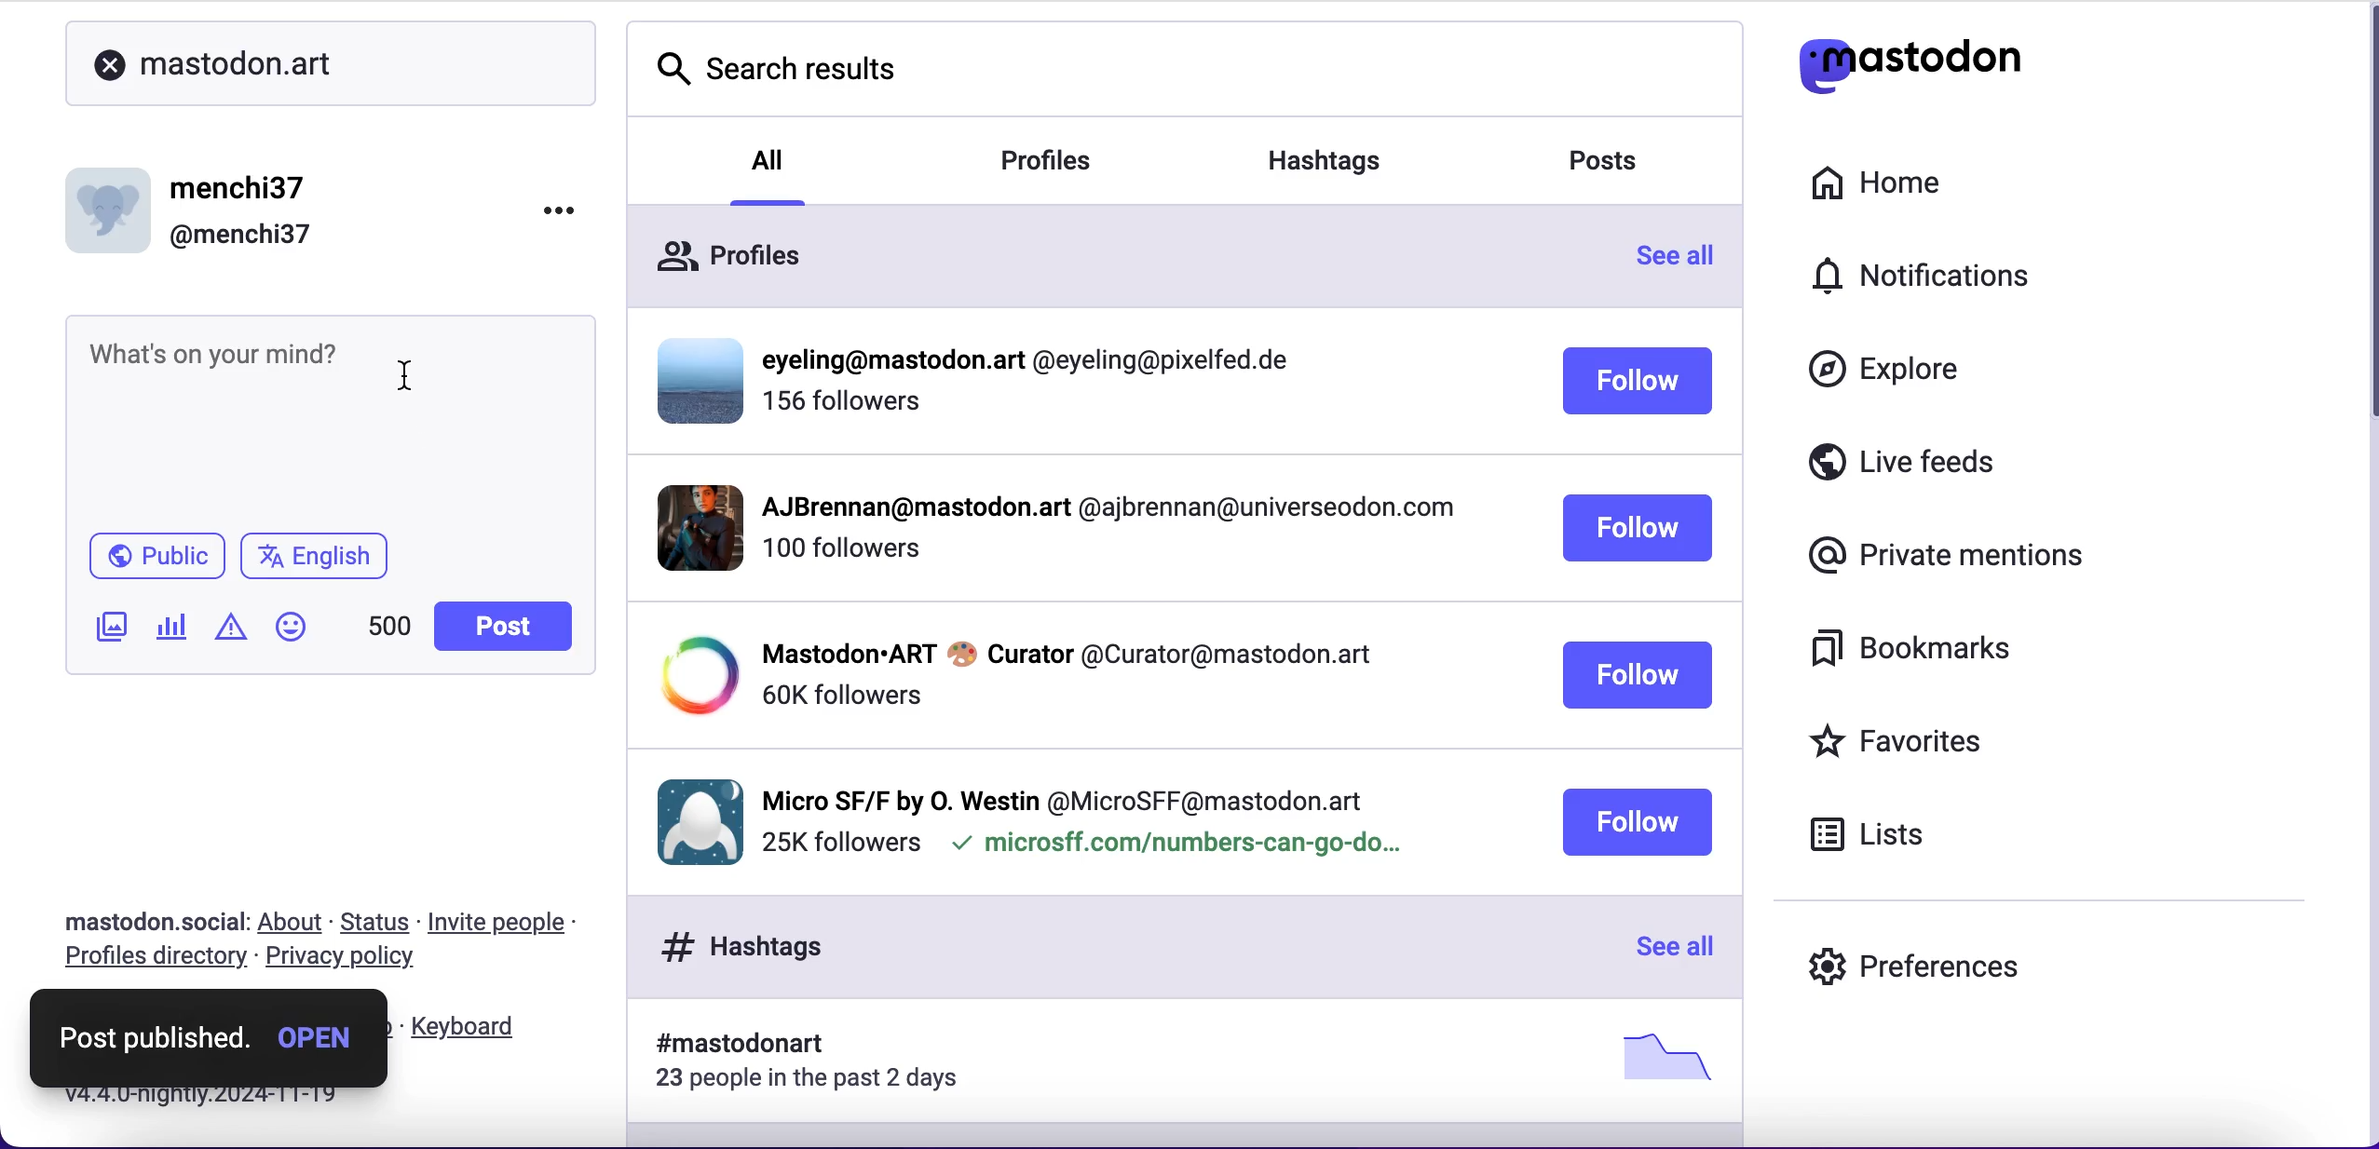 The image size is (2379, 1149). What do you see at coordinates (770, 157) in the screenshot?
I see `all` at bounding box center [770, 157].